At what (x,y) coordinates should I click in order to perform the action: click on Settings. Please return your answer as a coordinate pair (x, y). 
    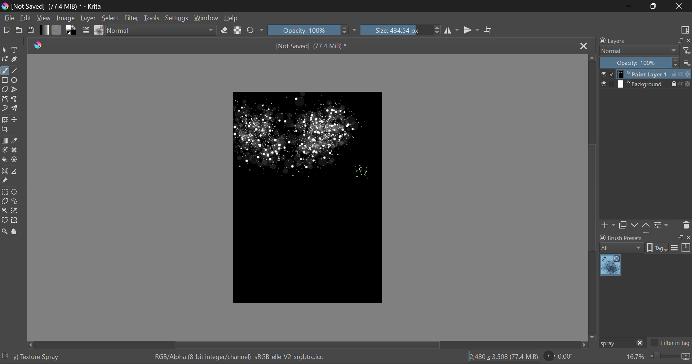
    Looking at the image, I should click on (662, 225).